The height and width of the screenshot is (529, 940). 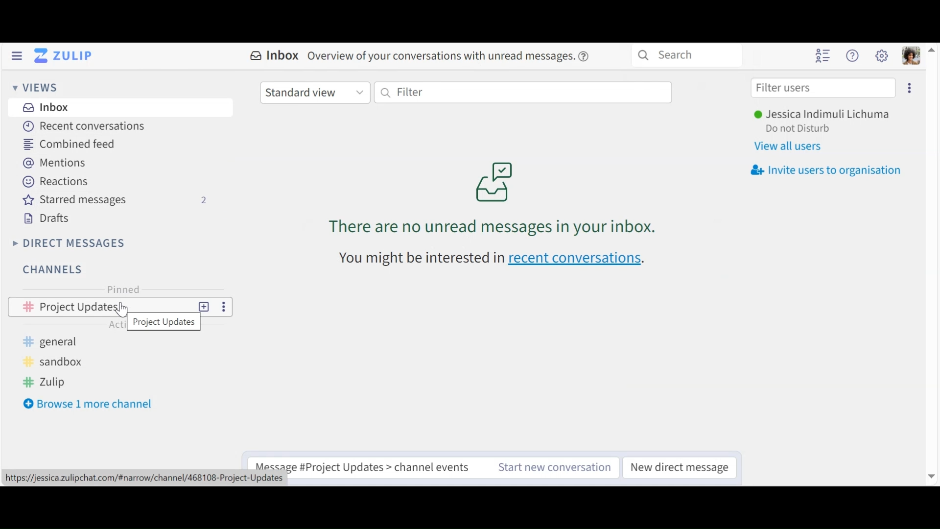 I want to click on Go to Home View, so click(x=66, y=55).